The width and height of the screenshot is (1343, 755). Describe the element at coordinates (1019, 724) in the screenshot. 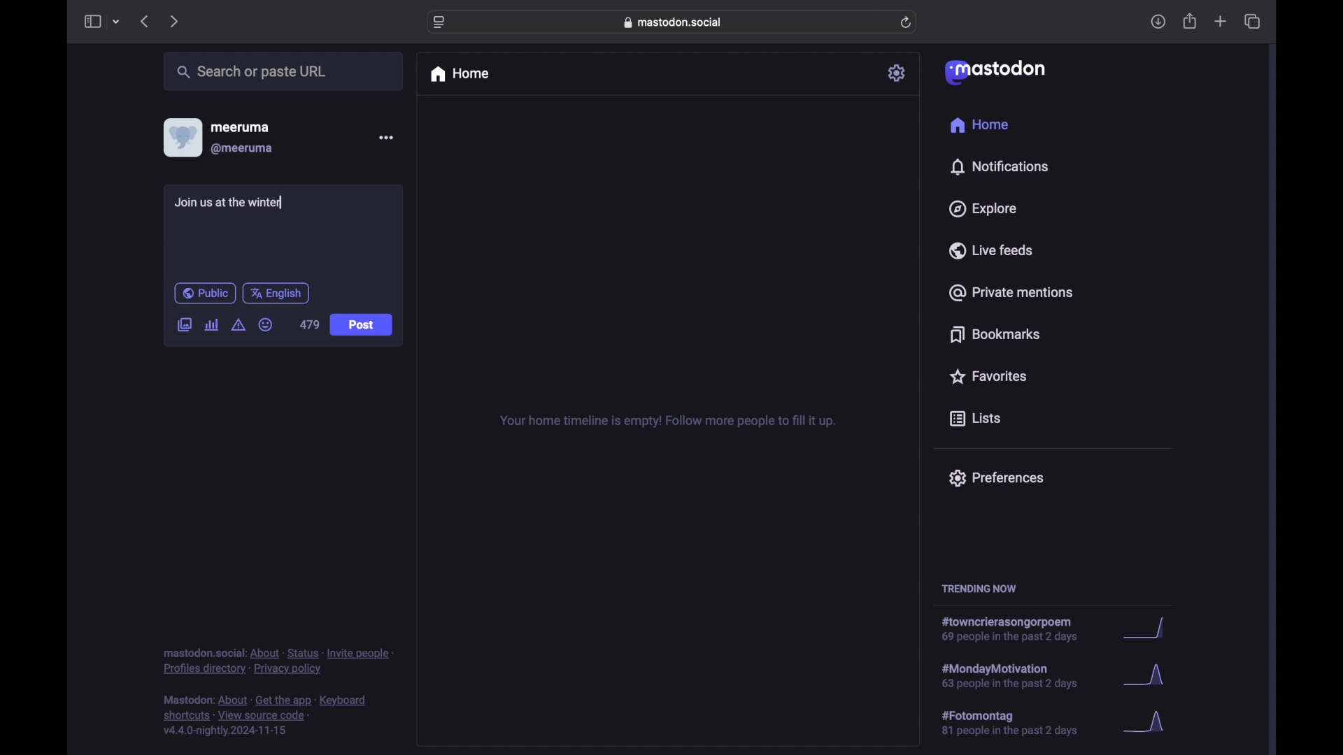

I see `hashtag trend` at that location.